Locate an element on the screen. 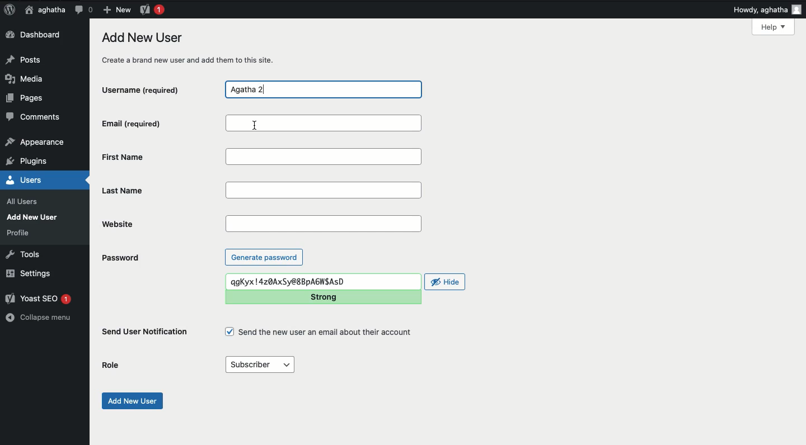 This screenshot has width=806, height=445. New is located at coordinates (116, 9).